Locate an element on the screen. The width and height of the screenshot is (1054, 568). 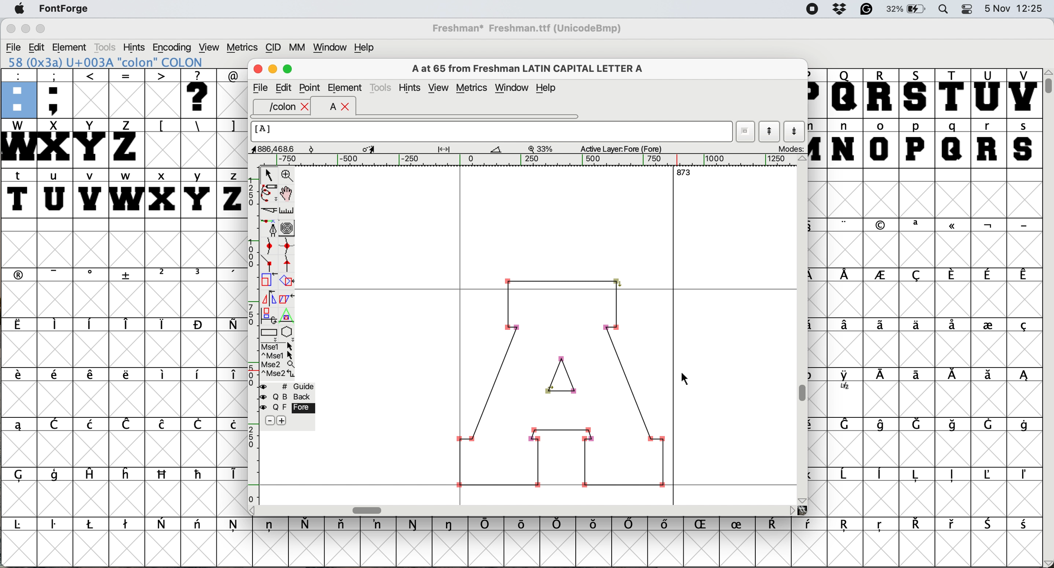
vertical scroll bar is located at coordinates (803, 330).